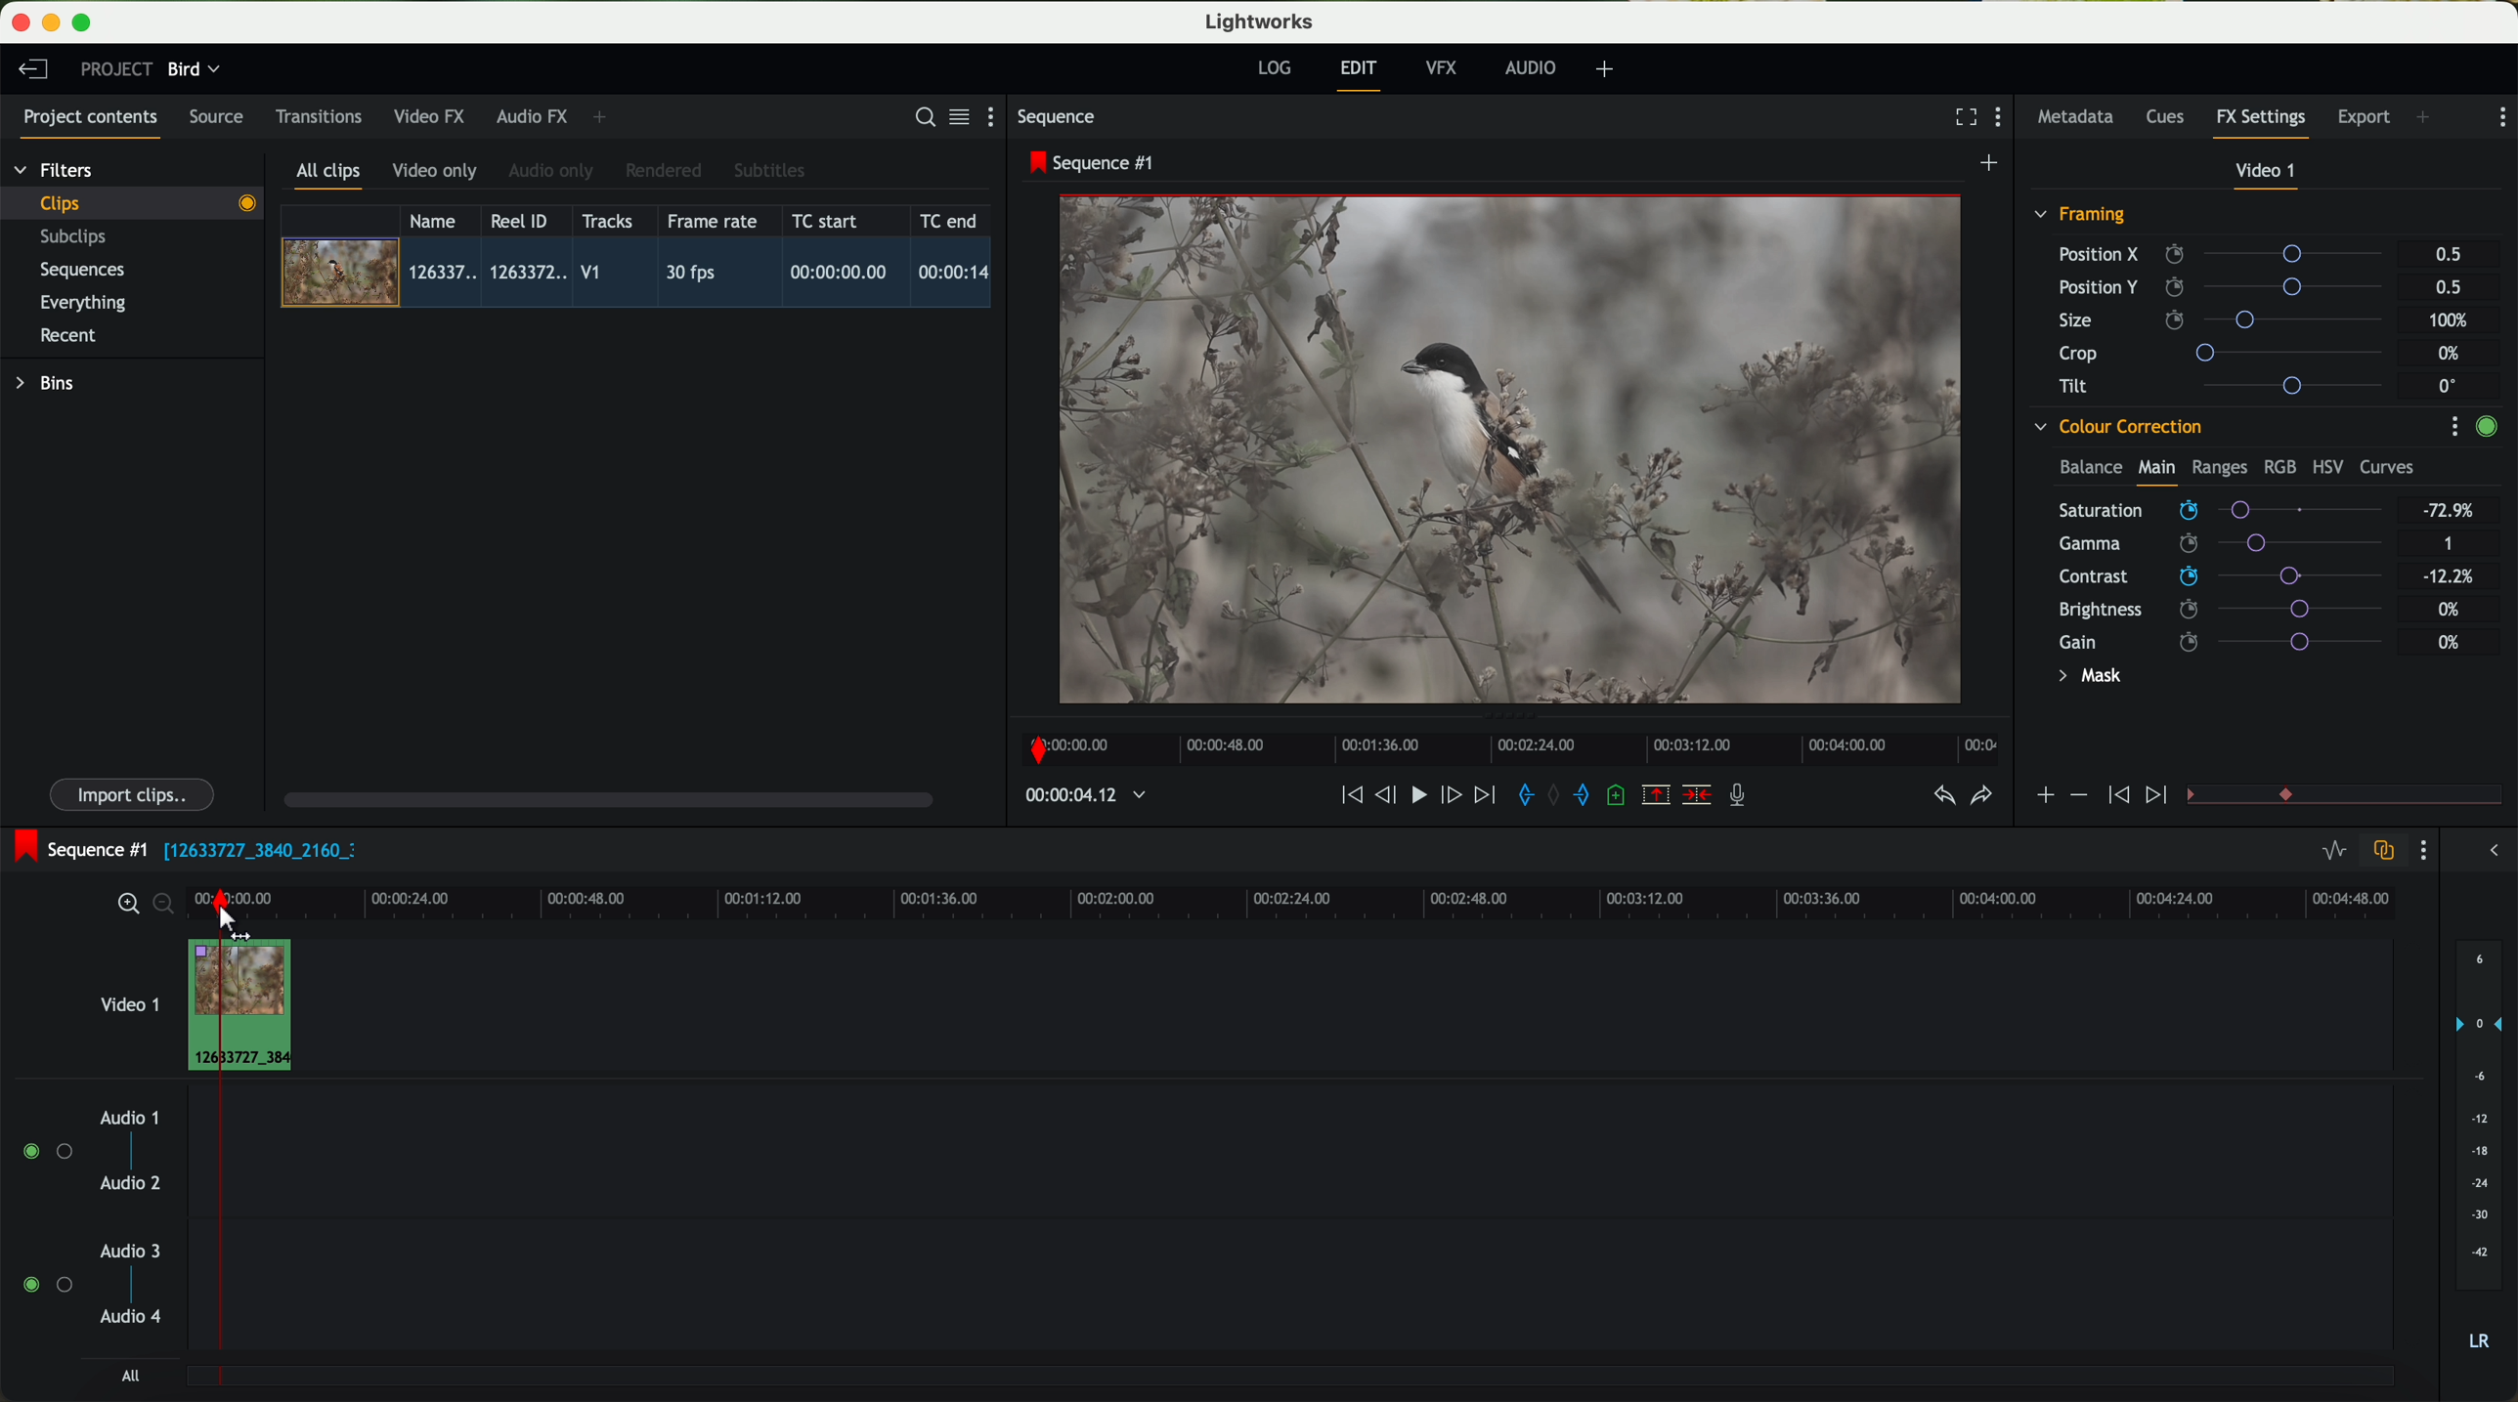 The height and width of the screenshot is (1402, 2518). I want to click on add a cue at the current position, so click(1619, 796).